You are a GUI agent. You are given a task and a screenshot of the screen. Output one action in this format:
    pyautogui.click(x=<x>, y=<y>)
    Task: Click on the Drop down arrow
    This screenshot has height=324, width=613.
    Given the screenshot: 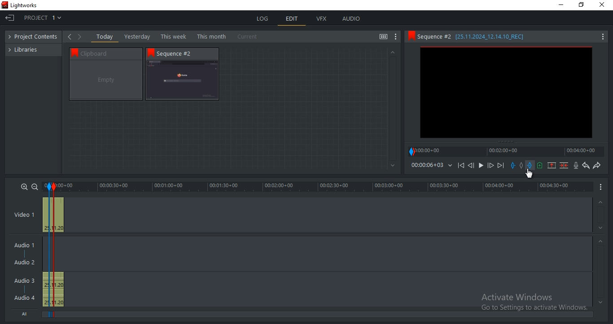 What is the action you would take?
    pyautogui.click(x=450, y=166)
    